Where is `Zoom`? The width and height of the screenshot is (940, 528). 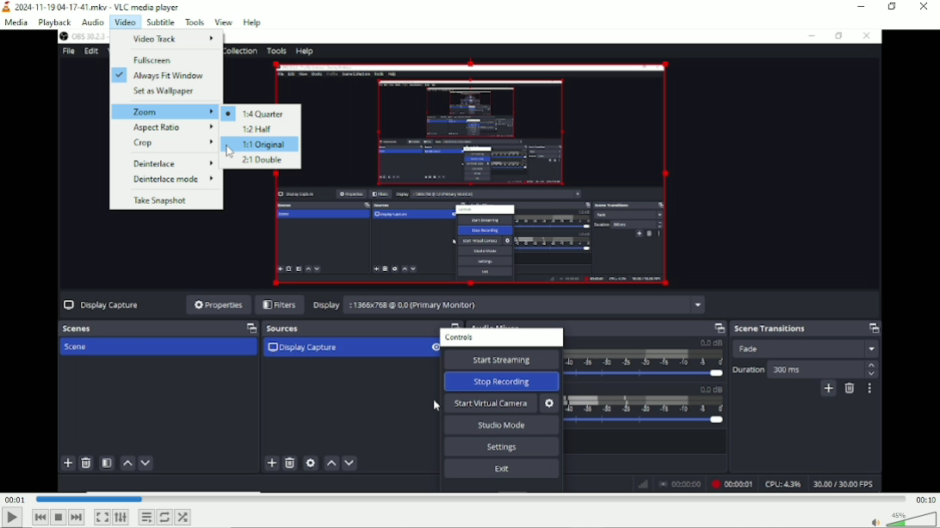 Zoom is located at coordinates (164, 112).